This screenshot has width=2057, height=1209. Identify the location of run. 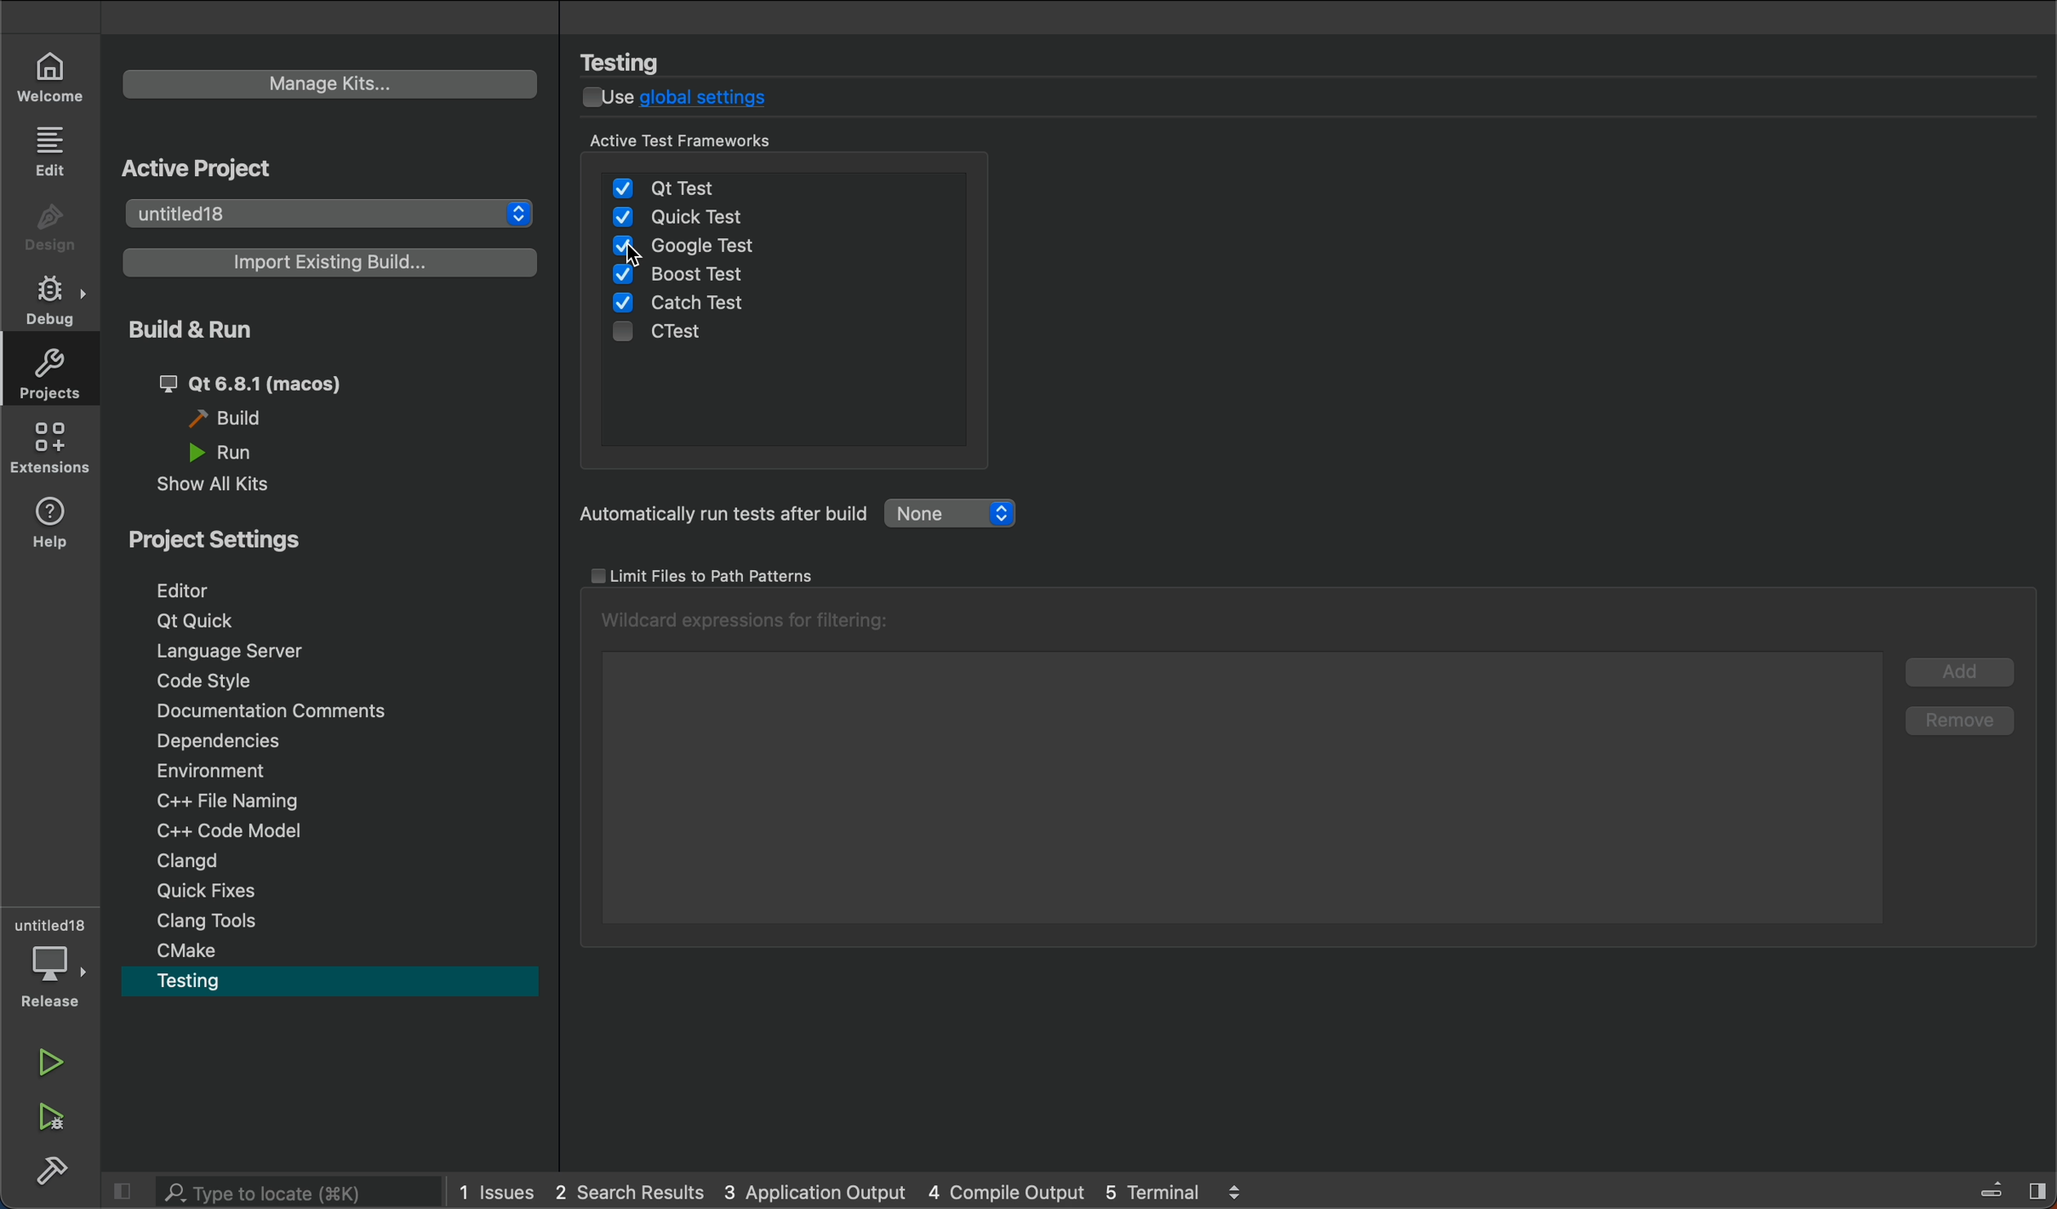
(47, 1065).